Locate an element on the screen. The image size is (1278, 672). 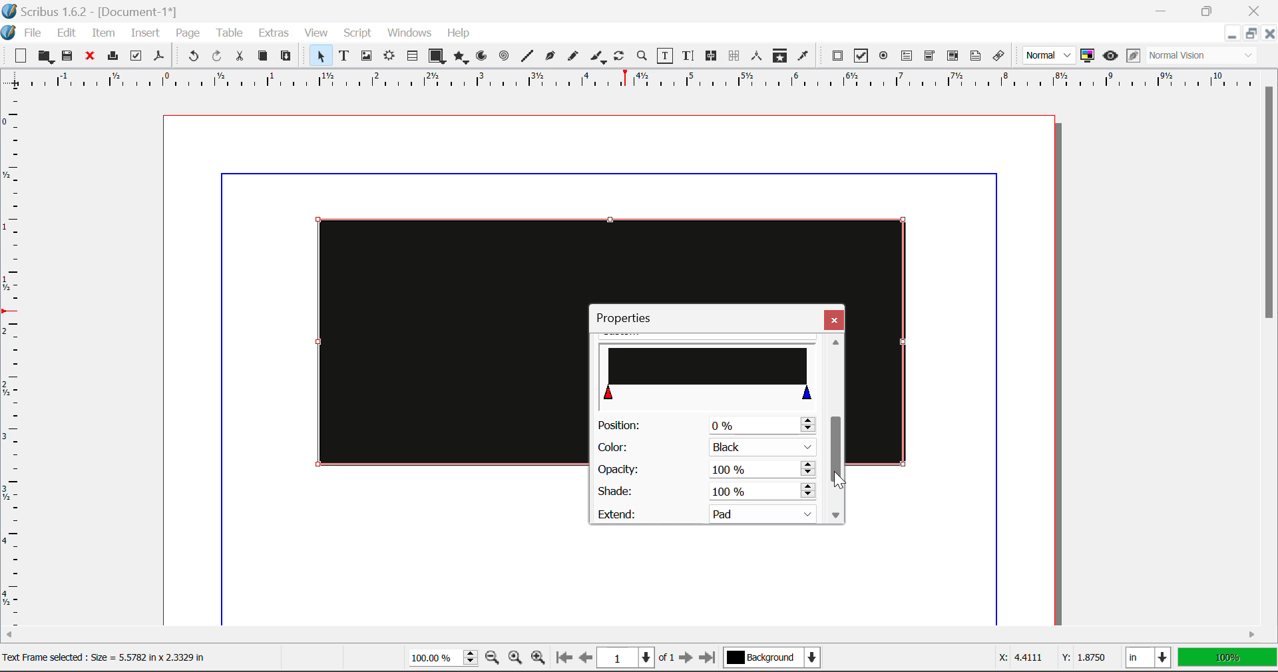
Properties is located at coordinates (631, 318).